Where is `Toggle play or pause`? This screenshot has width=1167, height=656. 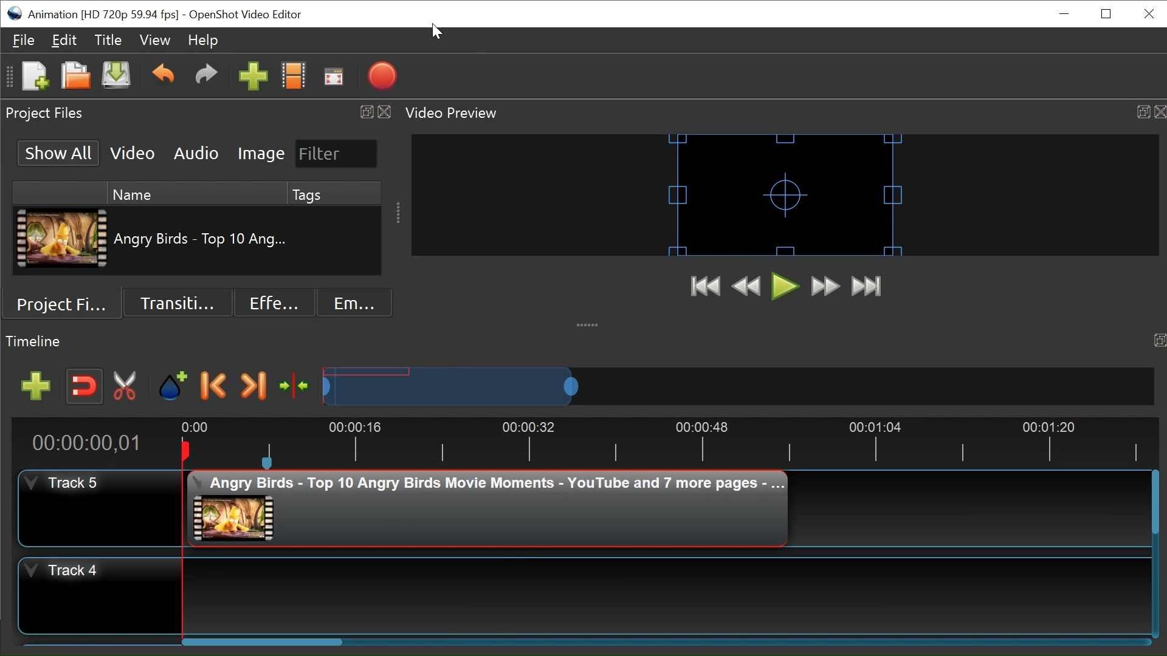 Toggle play or pause is located at coordinates (787, 288).